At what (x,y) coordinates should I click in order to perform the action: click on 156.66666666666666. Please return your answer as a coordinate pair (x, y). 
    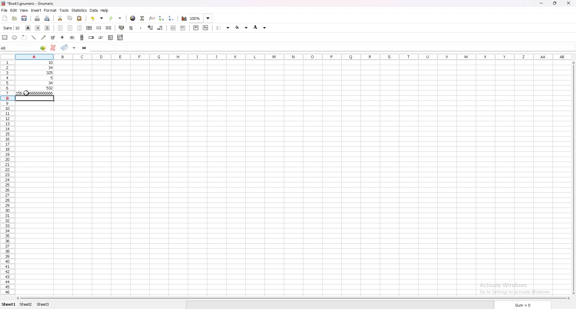
    Looking at the image, I should click on (35, 94).